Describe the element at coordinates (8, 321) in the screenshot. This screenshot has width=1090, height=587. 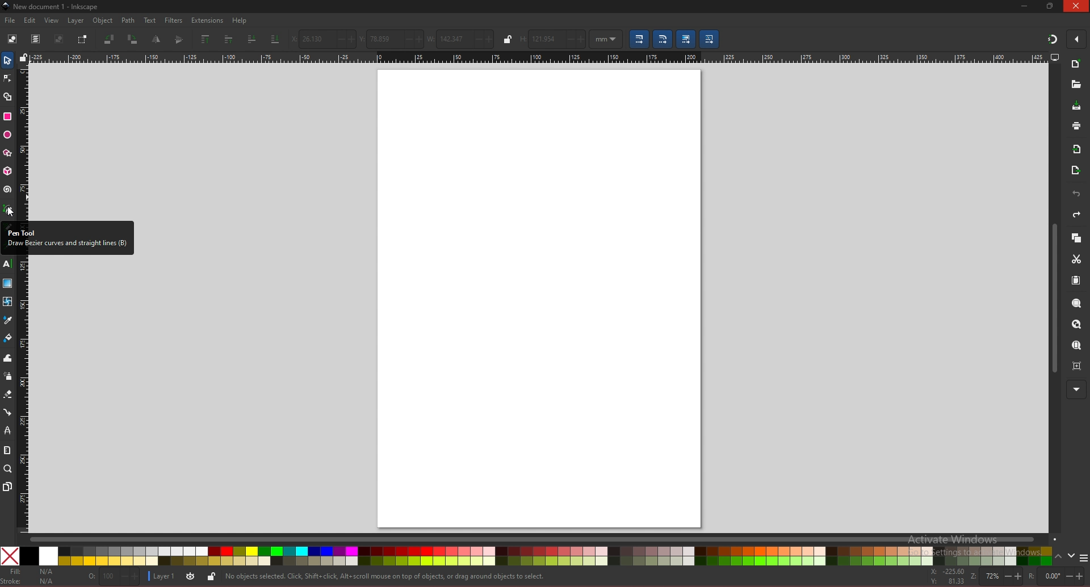
I see `dropper` at that location.